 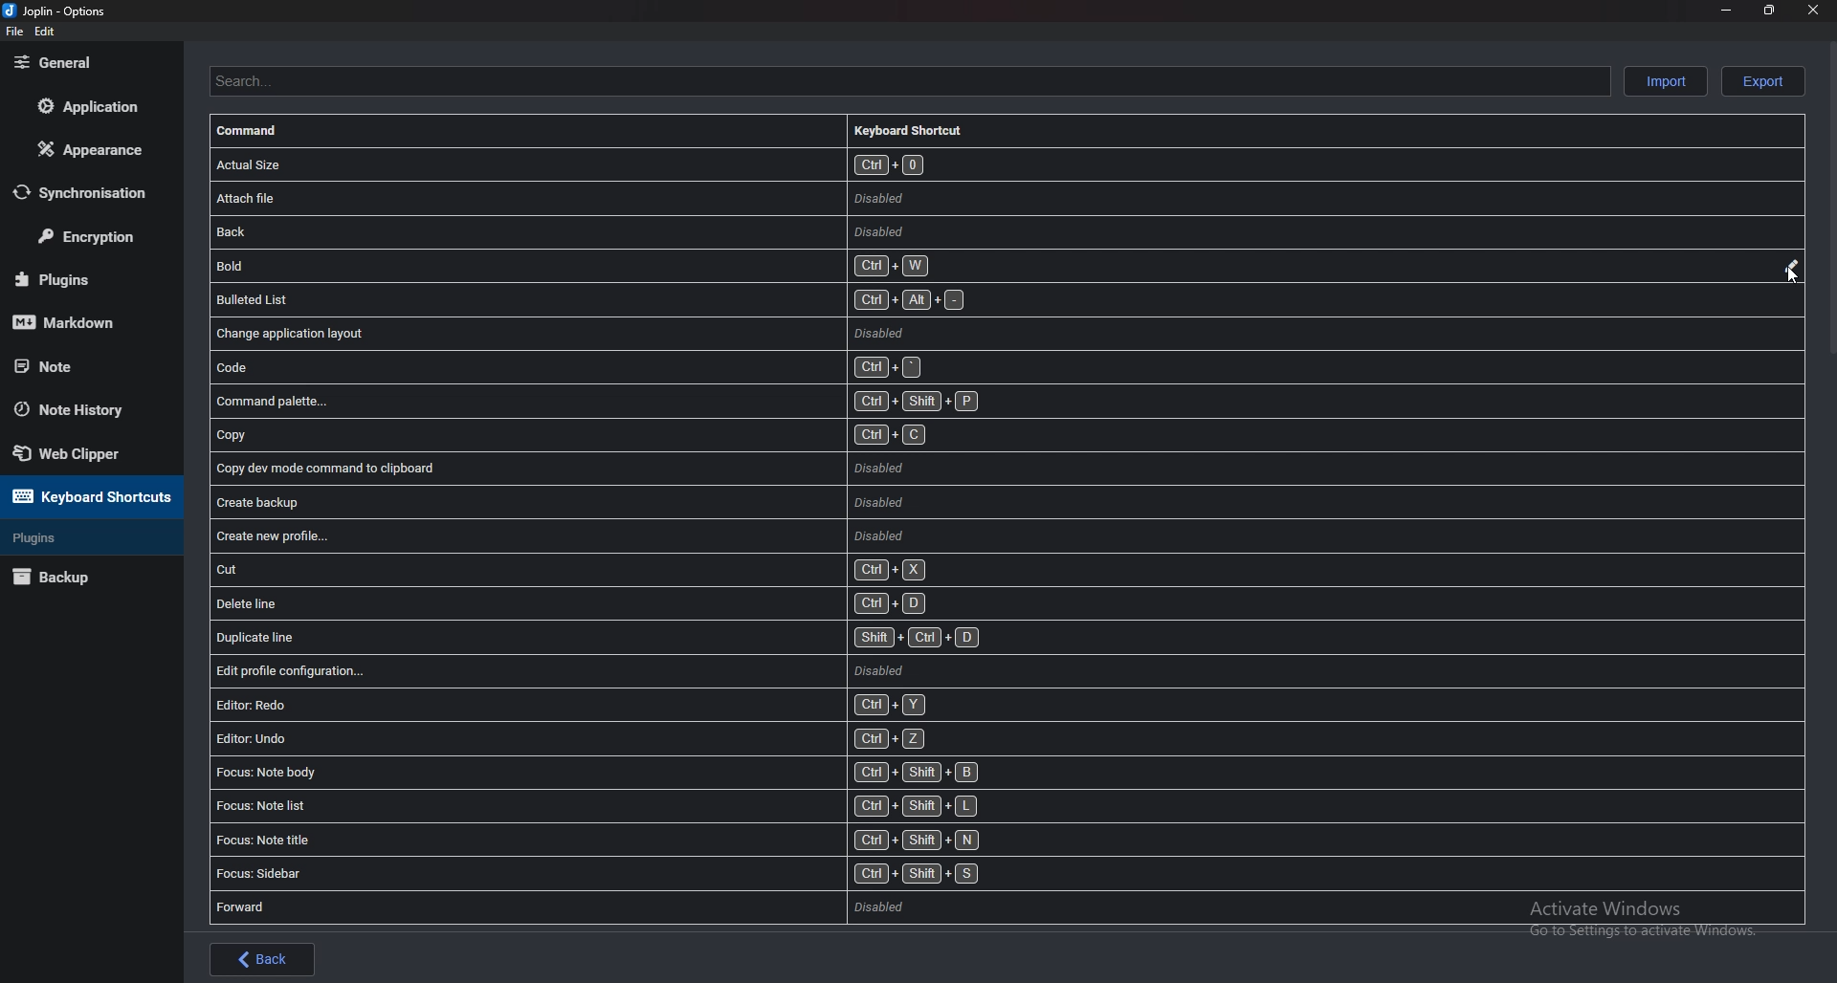 What do you see at coordinates (79, 366) in the screenshot?
I see `note` at bounding box center [79, 366].